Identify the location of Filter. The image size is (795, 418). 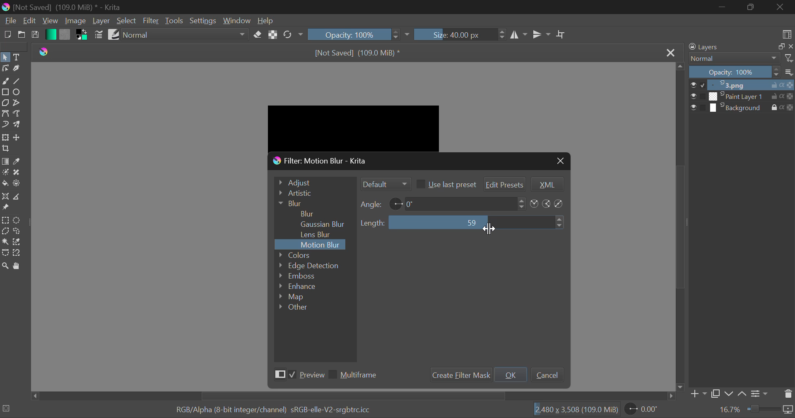
(151, 21).